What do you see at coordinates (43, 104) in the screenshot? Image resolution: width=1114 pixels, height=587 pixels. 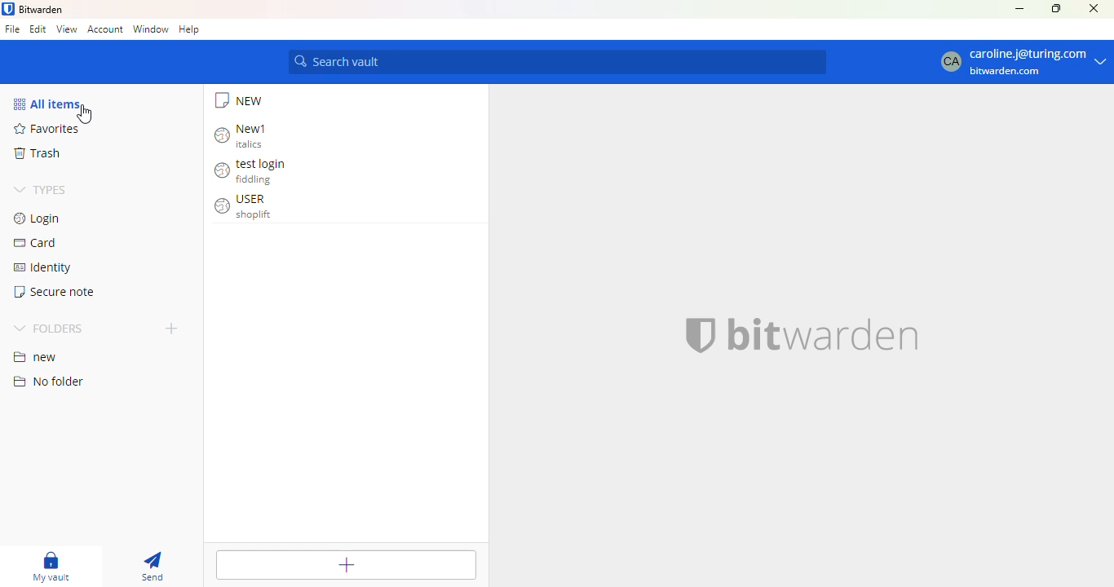 I see `all items` at bounding box center [43, 104].